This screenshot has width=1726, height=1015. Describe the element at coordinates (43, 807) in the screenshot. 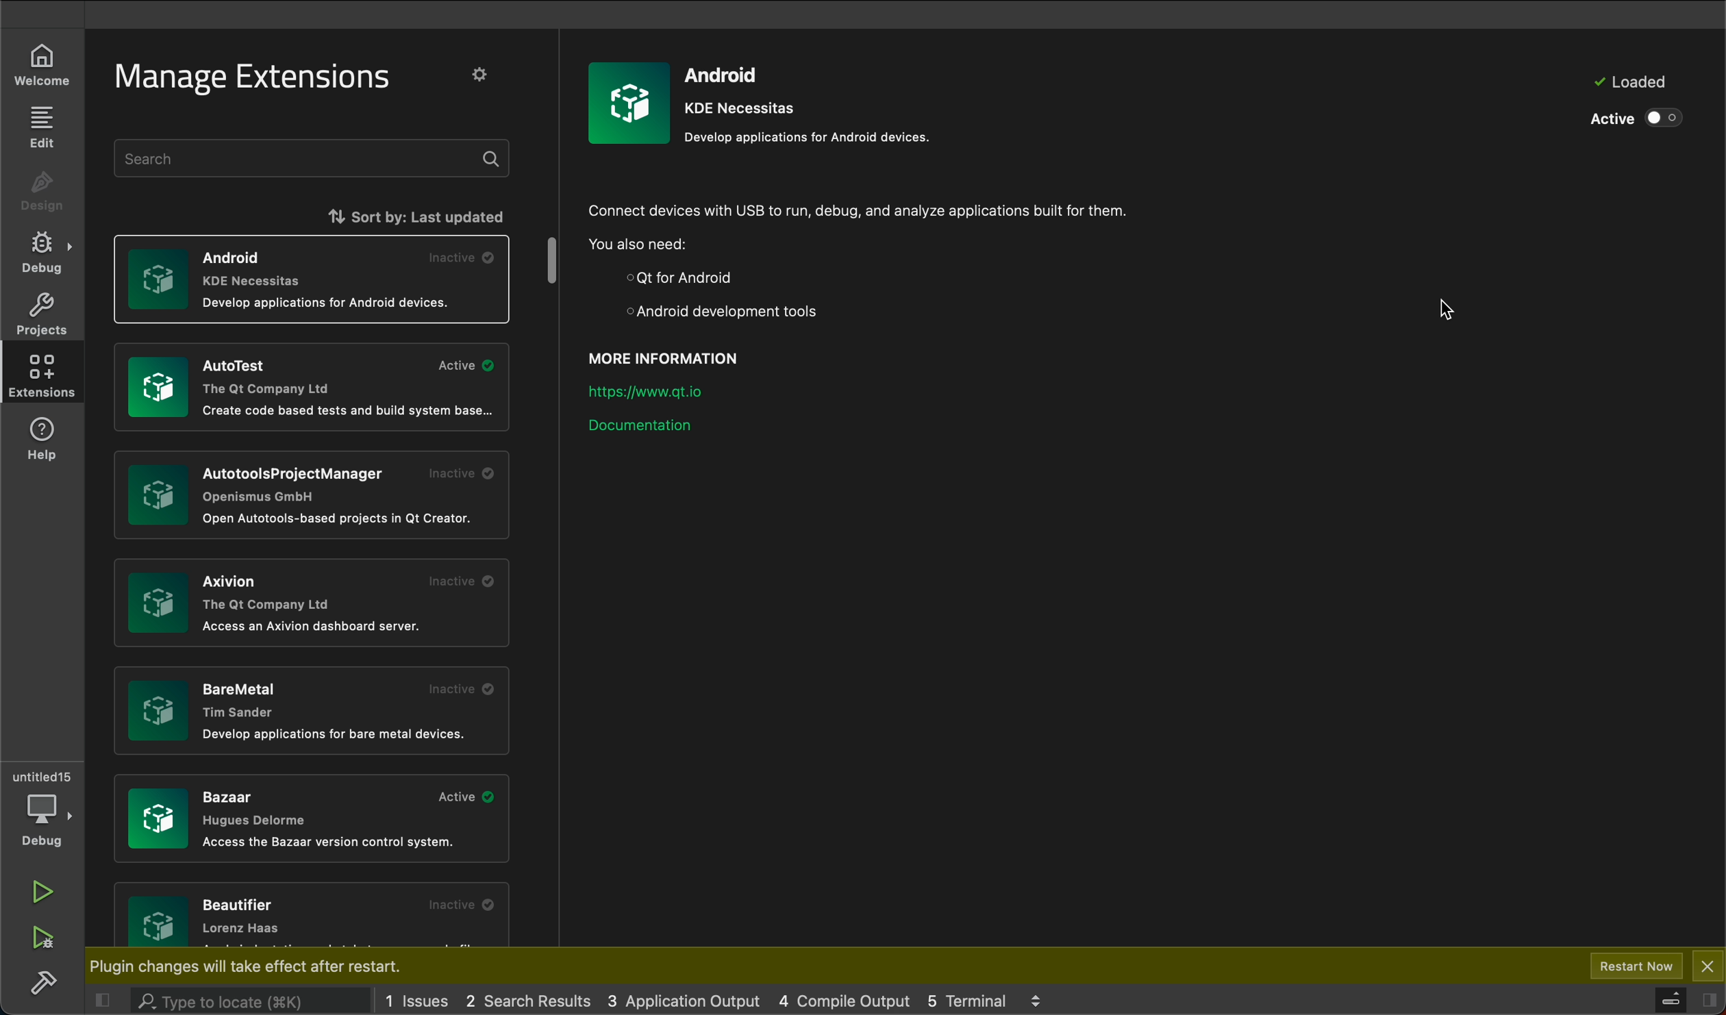

I see `debugger` at that location.